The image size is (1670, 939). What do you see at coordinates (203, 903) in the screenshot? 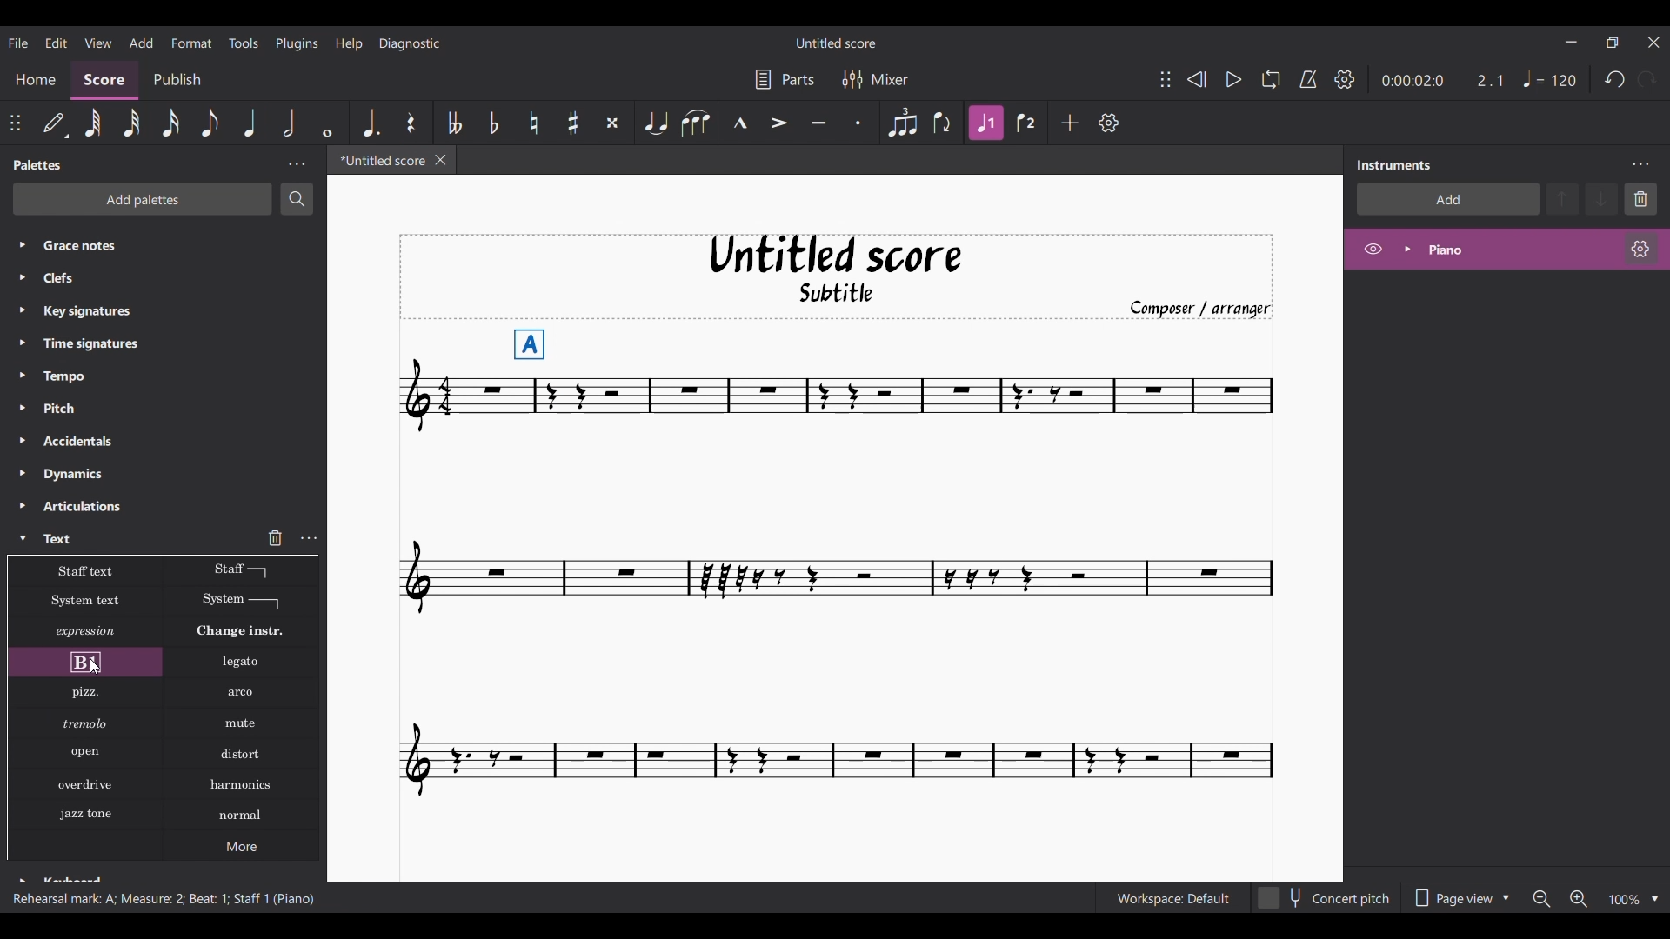
I see `` at bounding box center [203, 903].